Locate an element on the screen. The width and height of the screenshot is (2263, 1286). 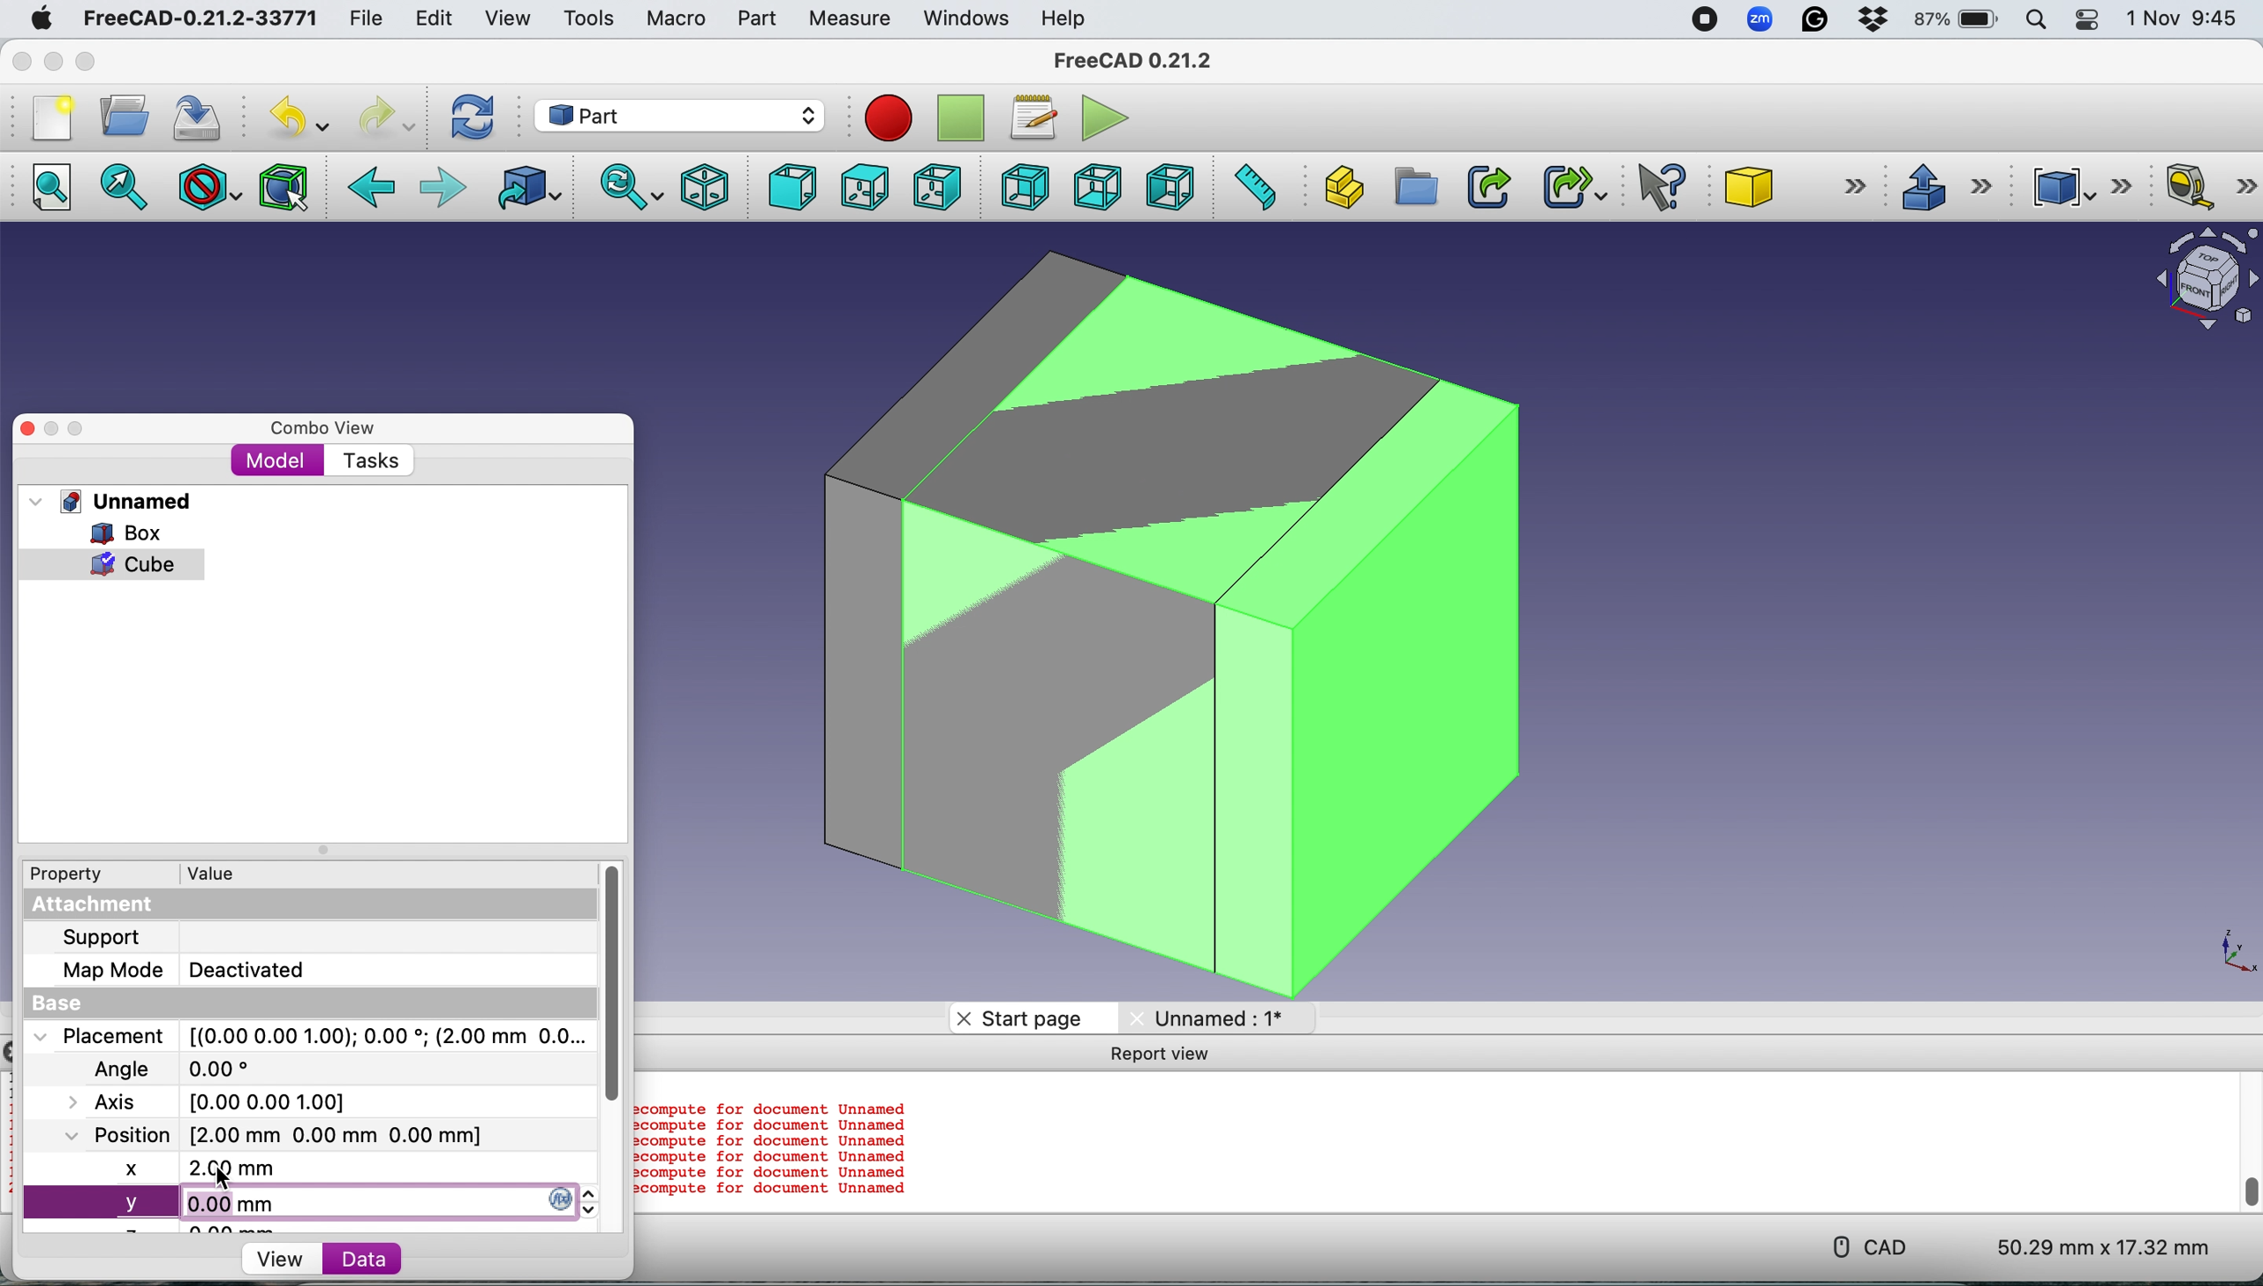
What's this? is located at coordinates (1664, 186).